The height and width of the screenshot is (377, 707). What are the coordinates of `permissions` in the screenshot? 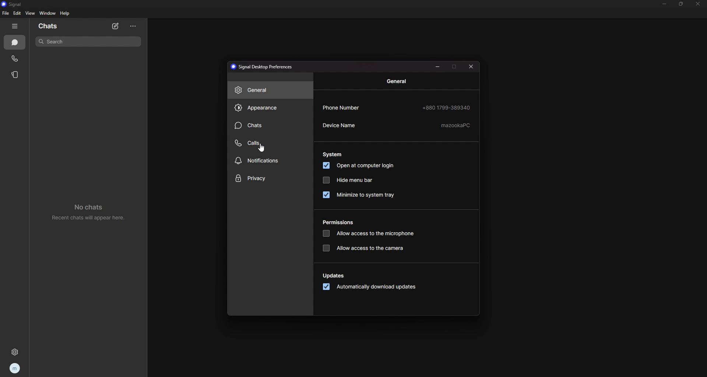 It's located at (341, 223).